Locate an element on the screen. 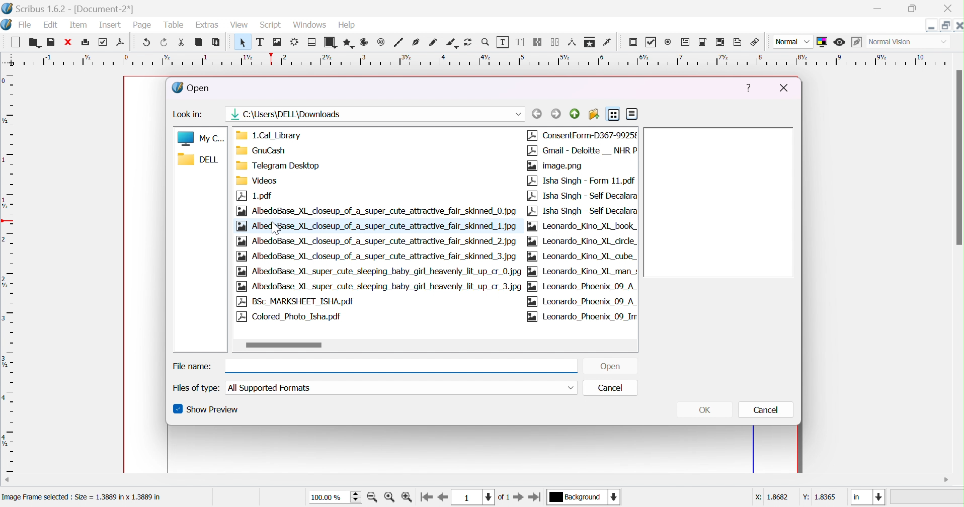  Colored_Photo_Isha.pdf is located at coordinates (288, 319).